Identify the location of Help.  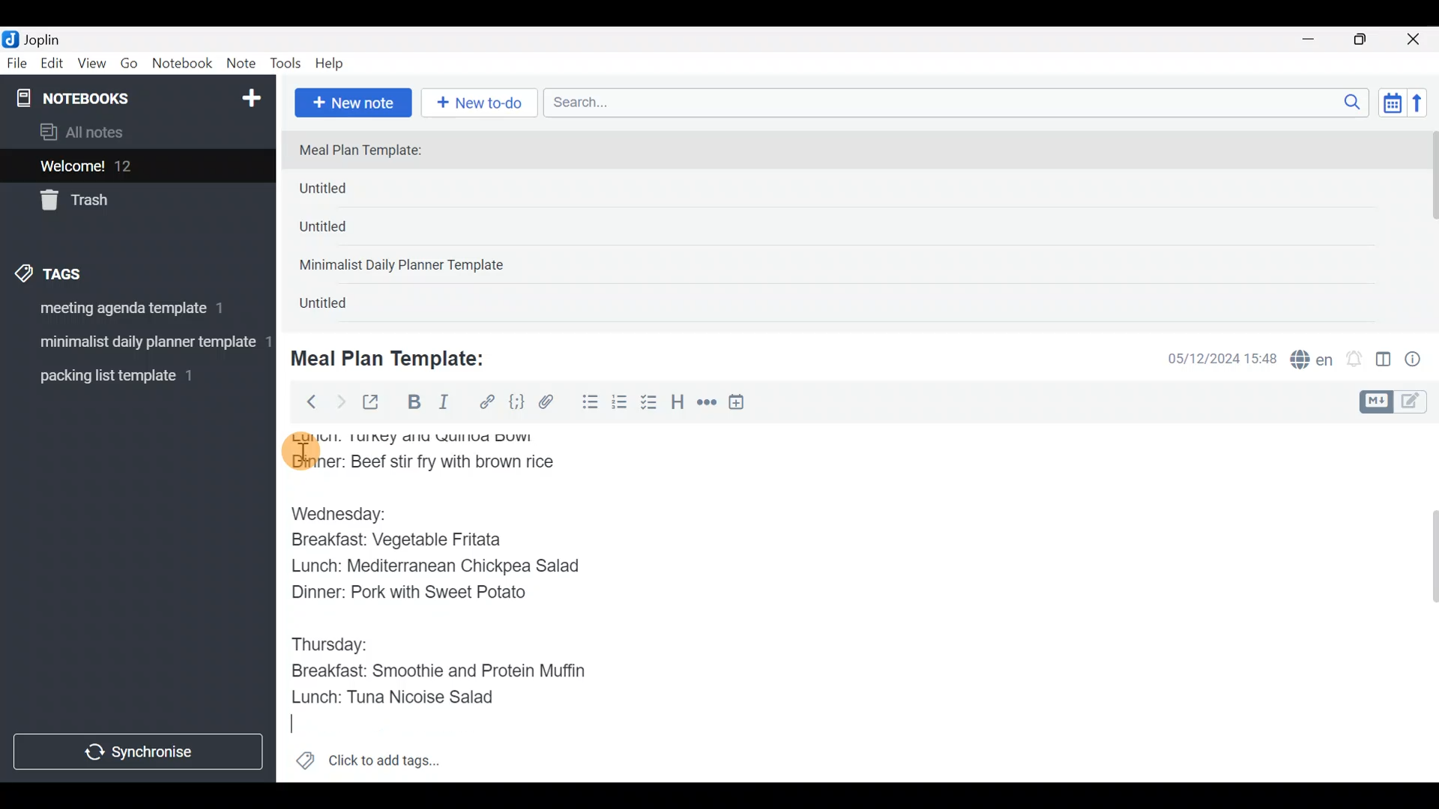
(335, 61).